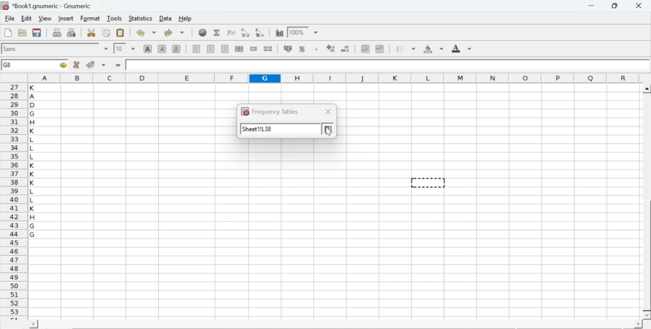 This screenshot has width=651, height=329. What do you see at coordinates (166, 18) in the screenshot?
I see `data` at bounding box center [166, 18].